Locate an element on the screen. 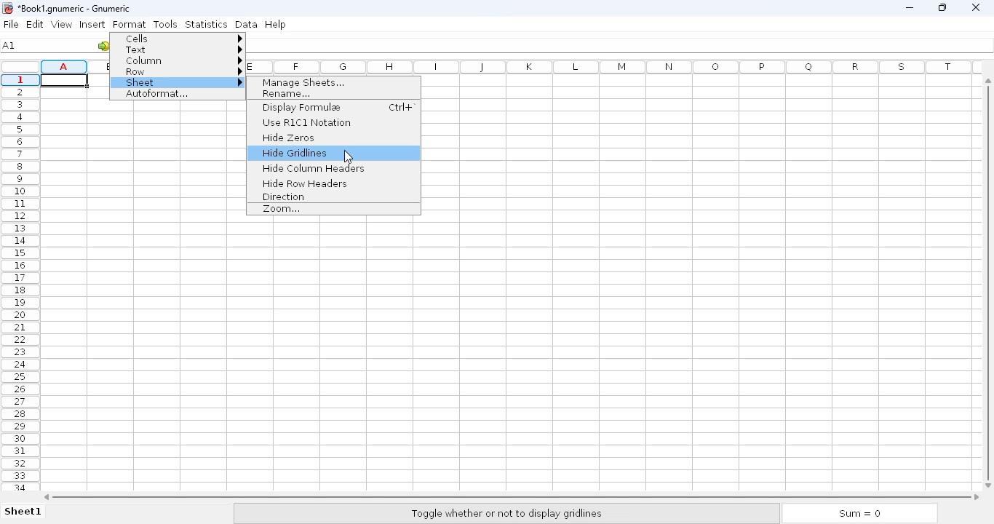 The height and width of the screenshot is (524, 994). rename is located at coordinates (288, 94).